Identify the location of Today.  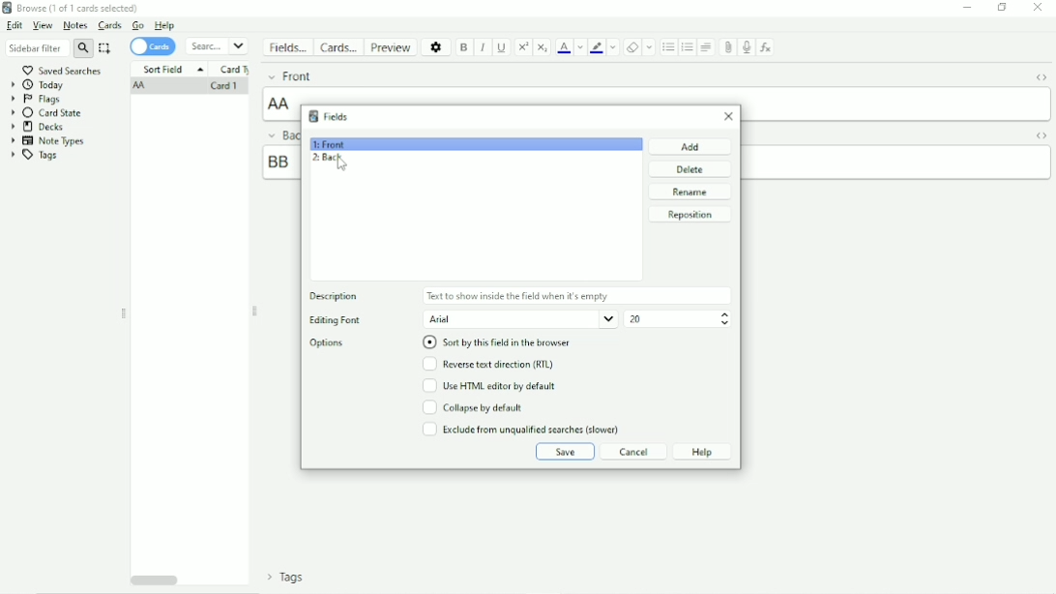
(39, 85).